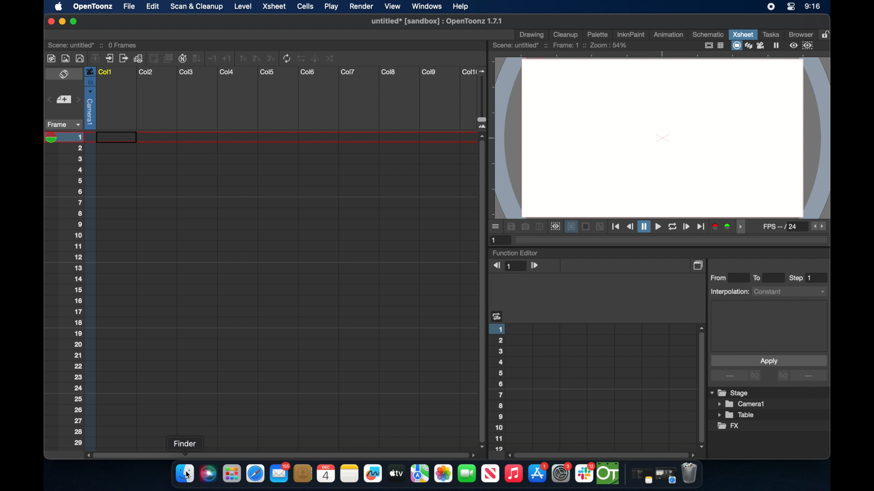  What do you see at coordinates (737, 416) in the screenshot?
I see `table` at bounding box center [737, 416].